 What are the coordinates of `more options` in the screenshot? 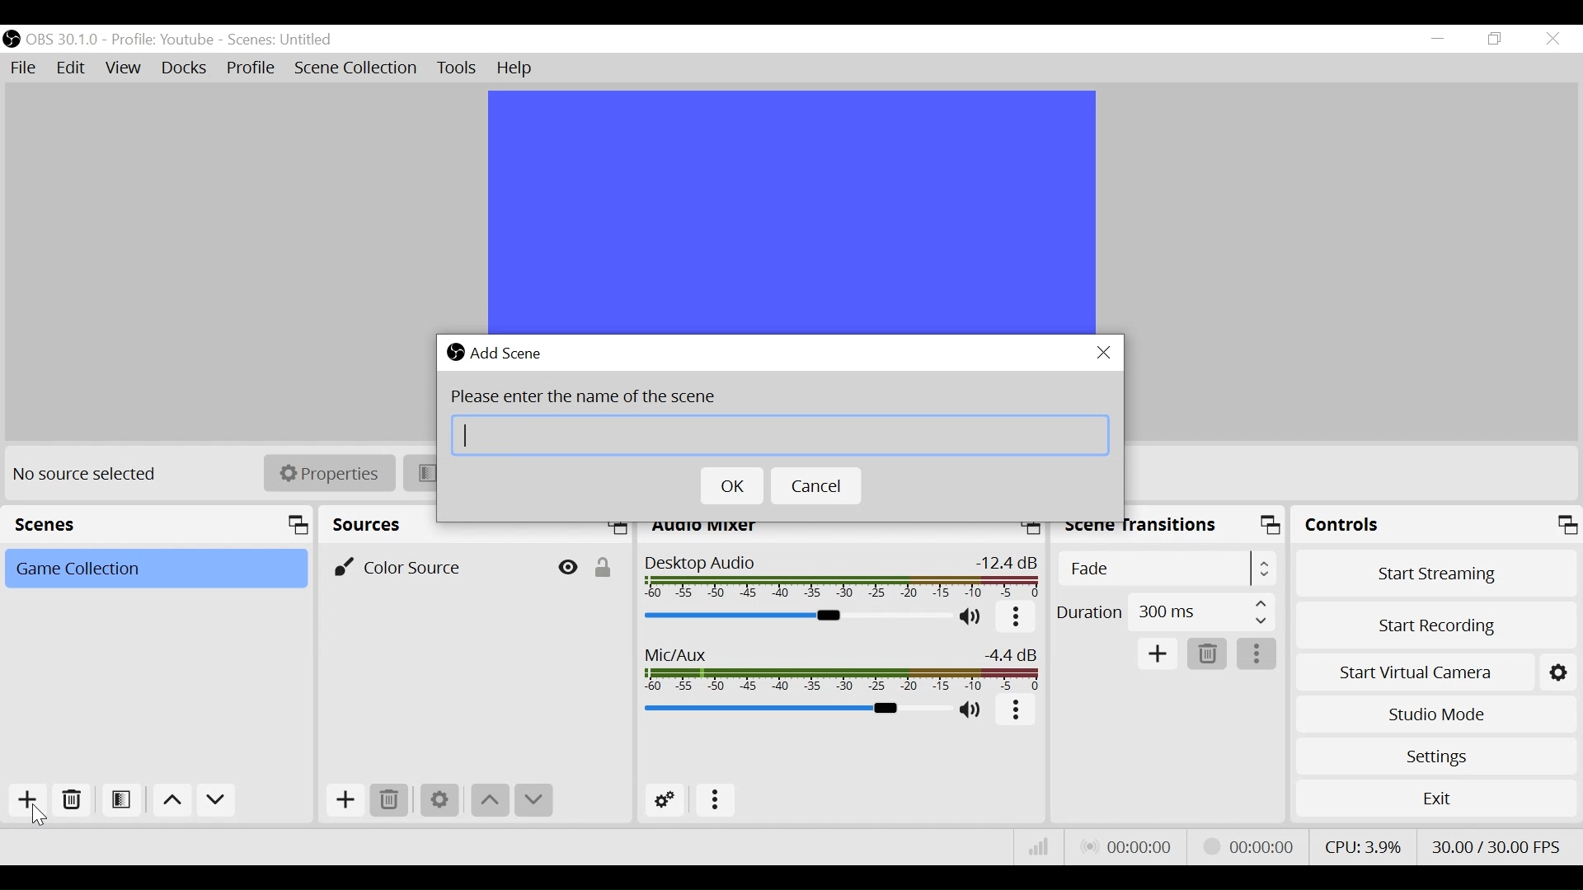 It's located at (1017, 712).